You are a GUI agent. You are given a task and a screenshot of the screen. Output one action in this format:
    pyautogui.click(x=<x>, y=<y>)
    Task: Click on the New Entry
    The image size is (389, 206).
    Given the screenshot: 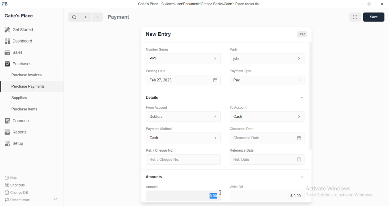 What is the action you would take?
    pyautogui.click(x=159, y=34)
    